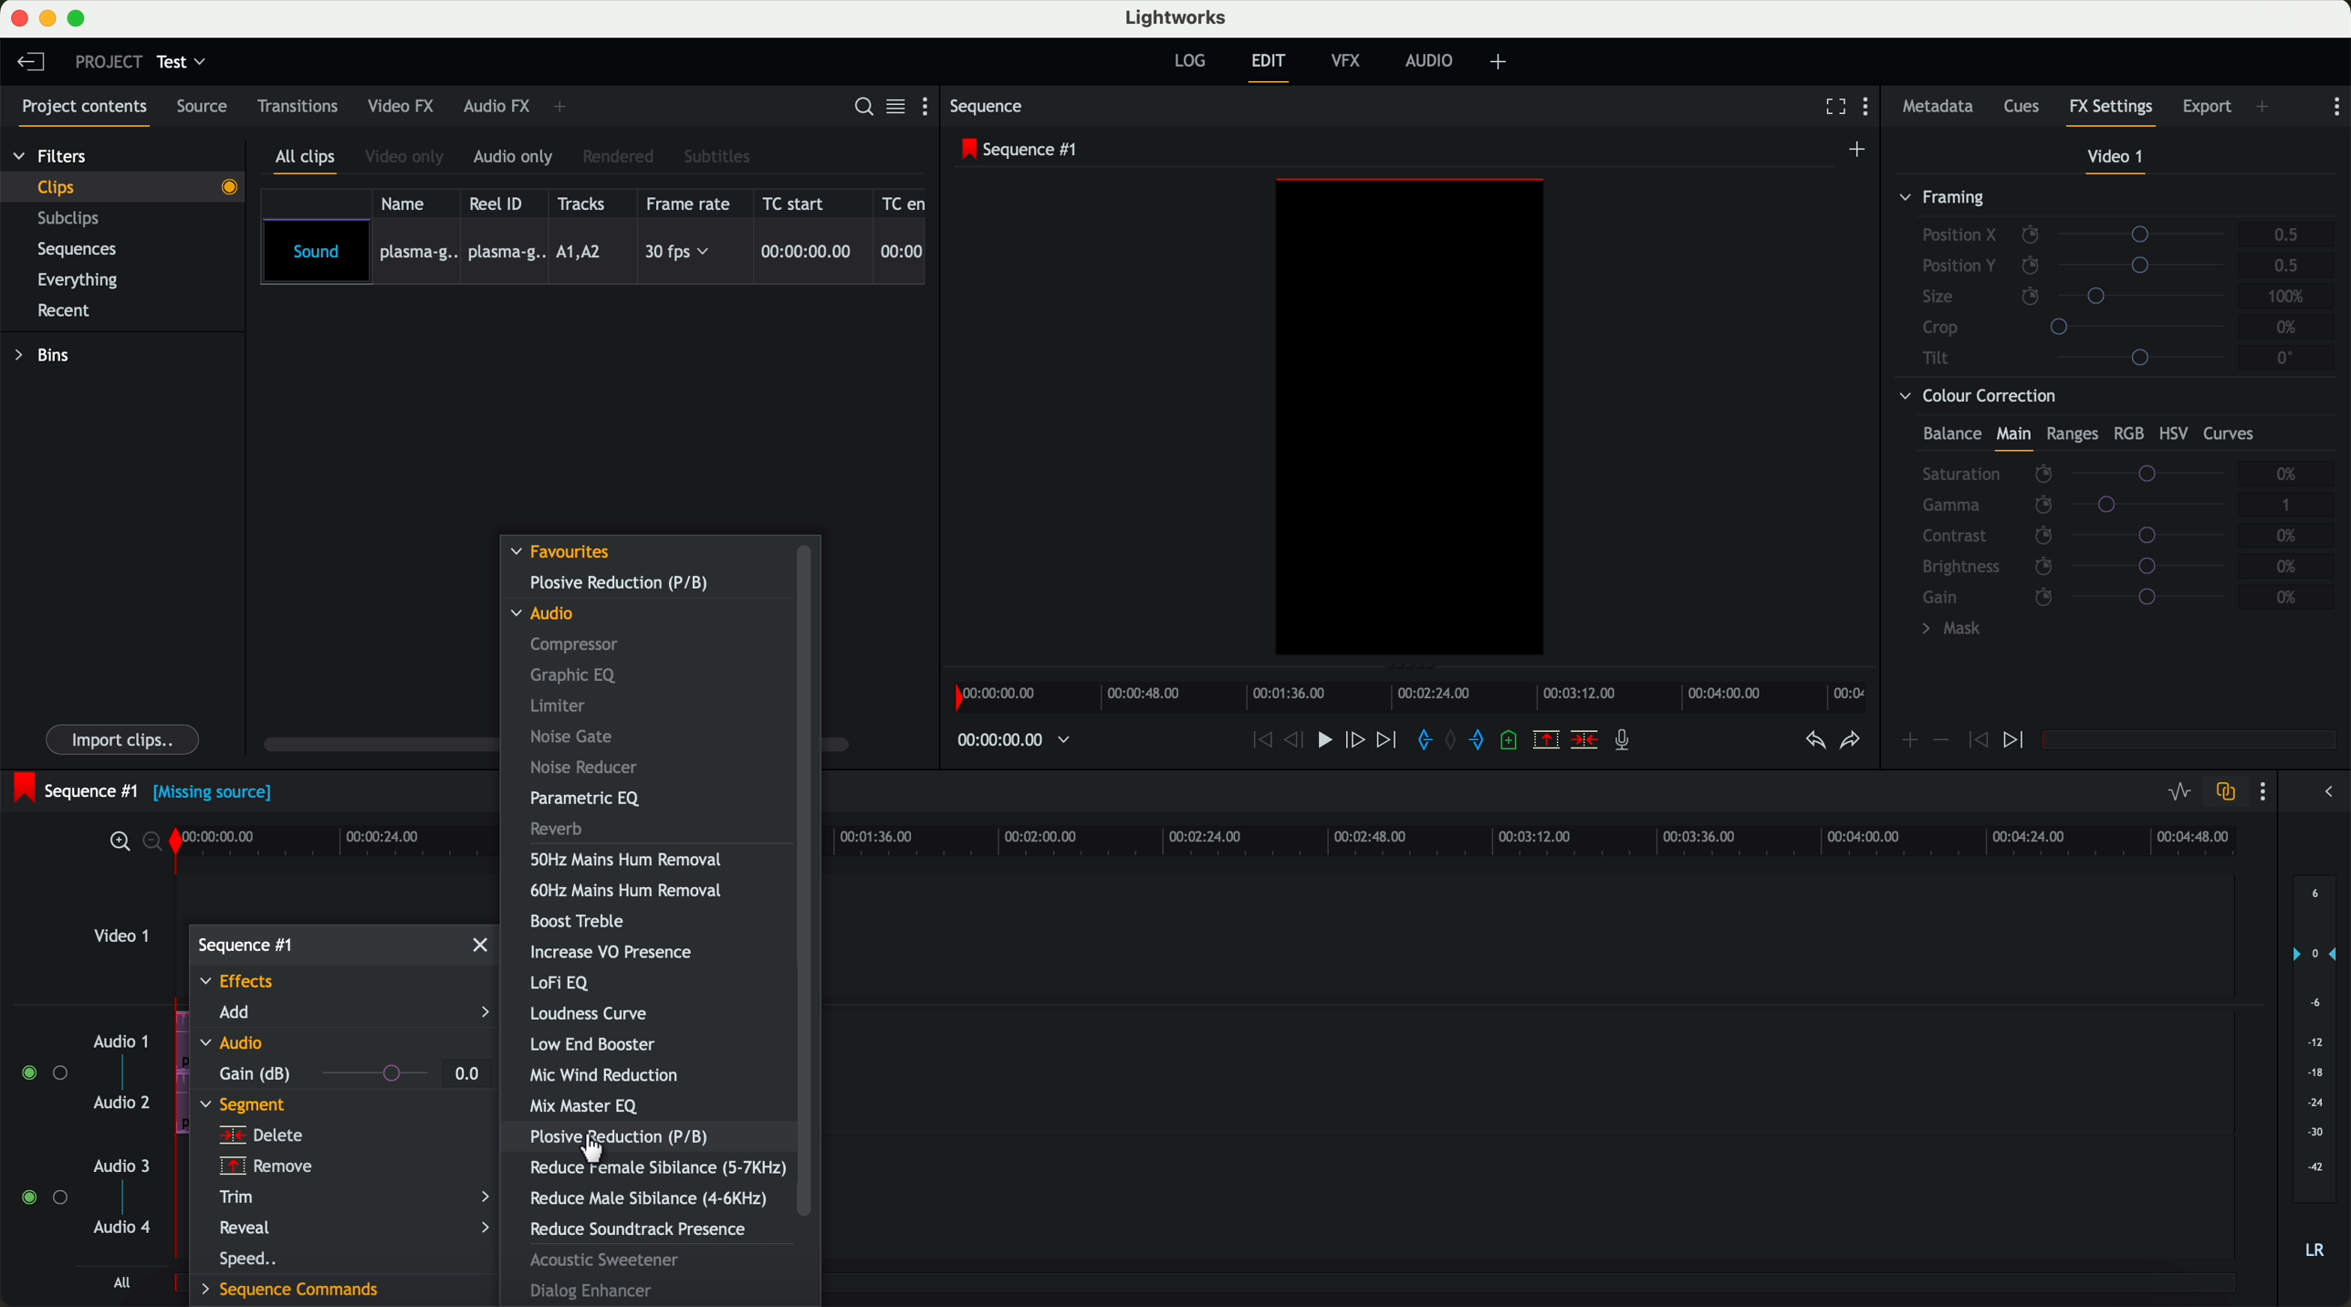 The height and width of the screenshot is (1307, 2351). I want to click on trim, so click(355, 1197).